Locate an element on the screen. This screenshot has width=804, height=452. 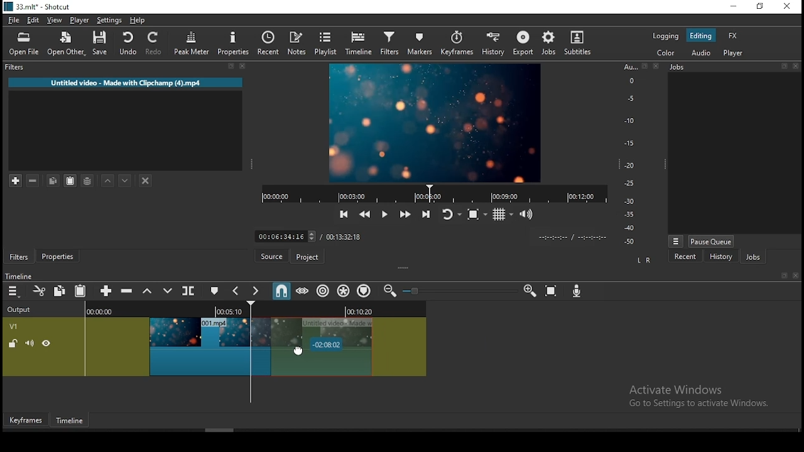
append is located at coordinates (107, 291).